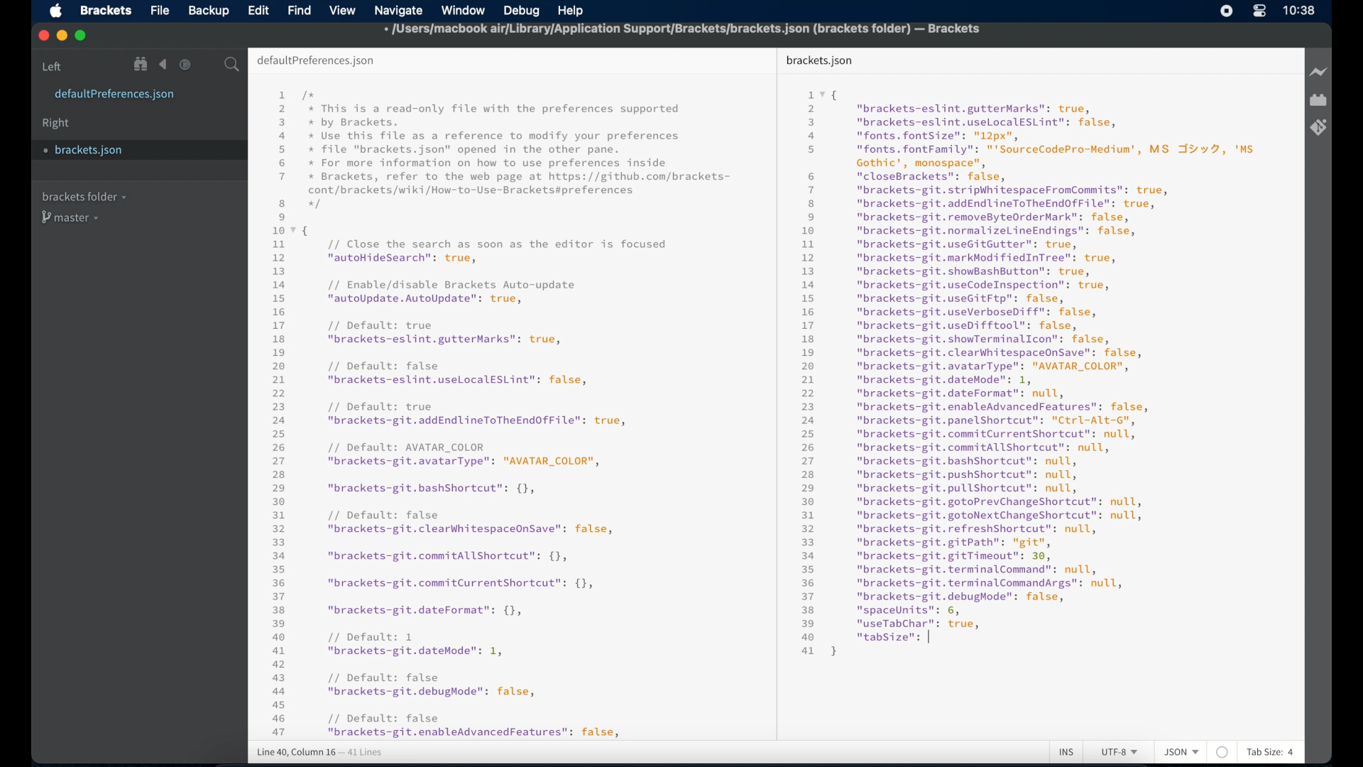 Image resolution: width=1363 pixels, height=767 pixels. Describe the element at coordinates (1271, 751) in the screenshot. I see `tab size: 4` at that location.